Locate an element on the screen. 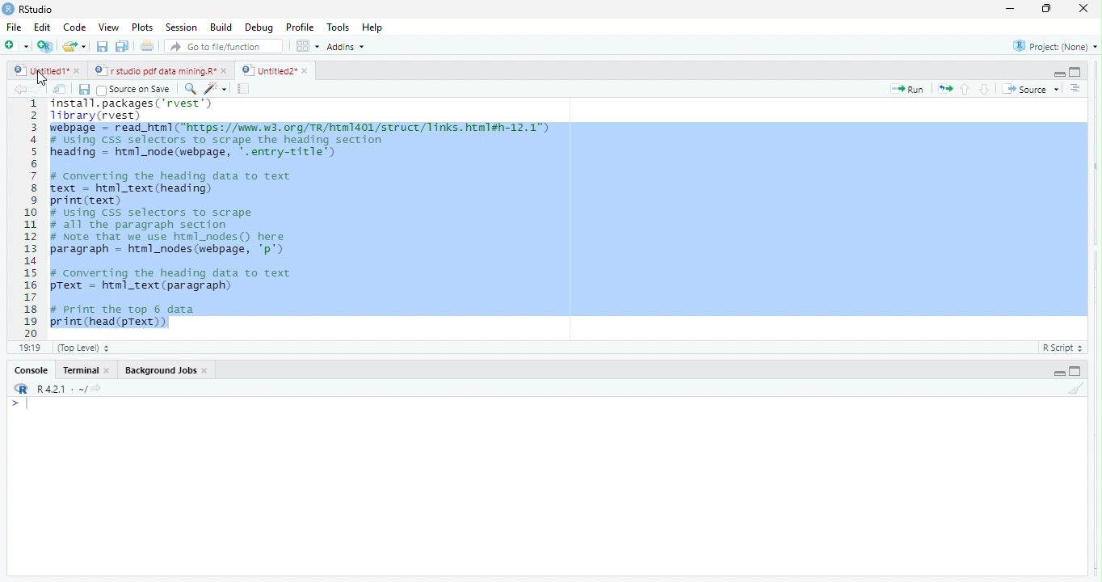 The image size is (1102, 582). hide r script is located at coordinates (1058, 373).